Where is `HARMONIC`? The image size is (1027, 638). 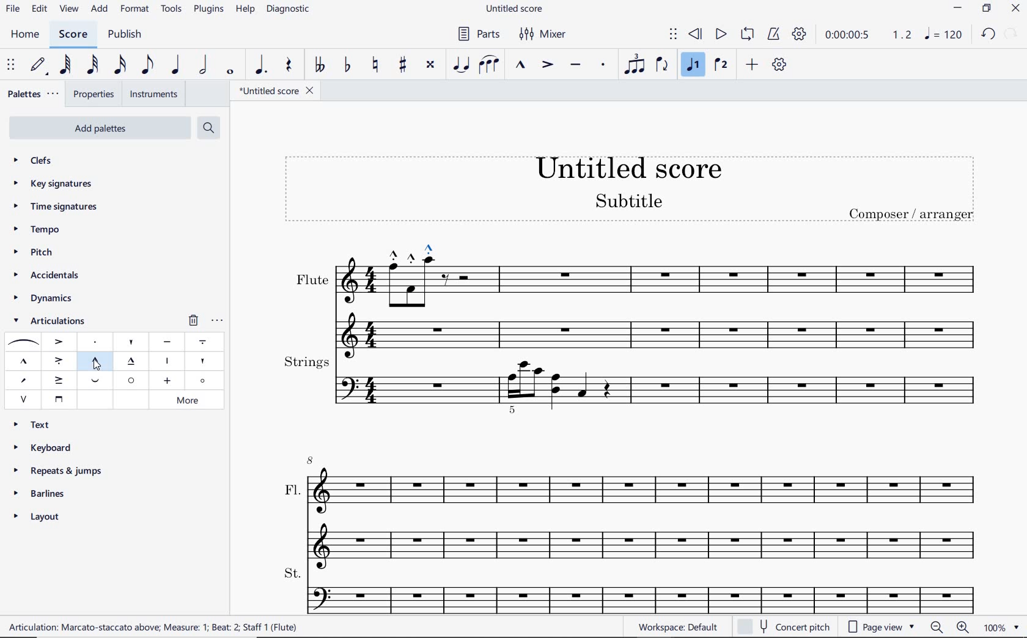
HARMONIC is located at coordinates (204, 381).